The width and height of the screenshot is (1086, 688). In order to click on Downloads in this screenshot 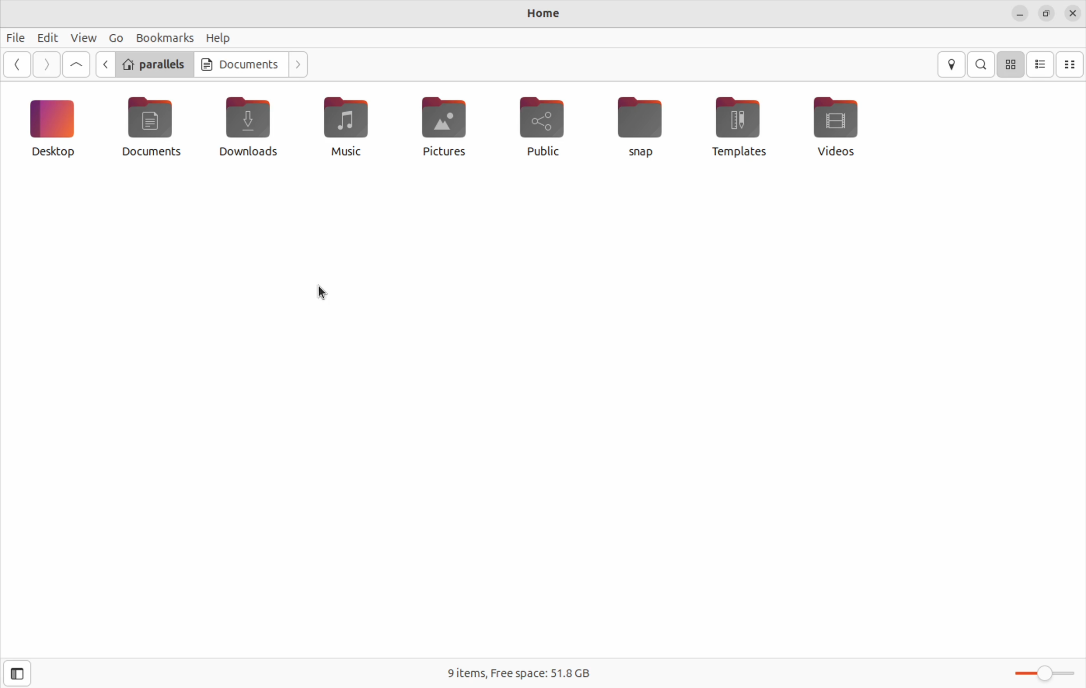, I will do `click(55, 128)`.